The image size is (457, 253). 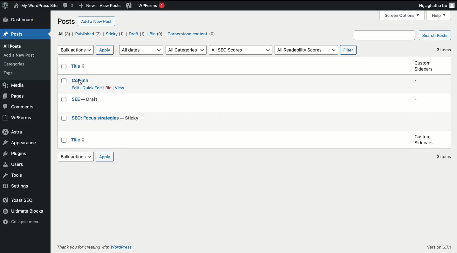 What do you see at coordinates (93, 88) in the screenshot?
I see `Quick edit` at bounding box center [93, 88].